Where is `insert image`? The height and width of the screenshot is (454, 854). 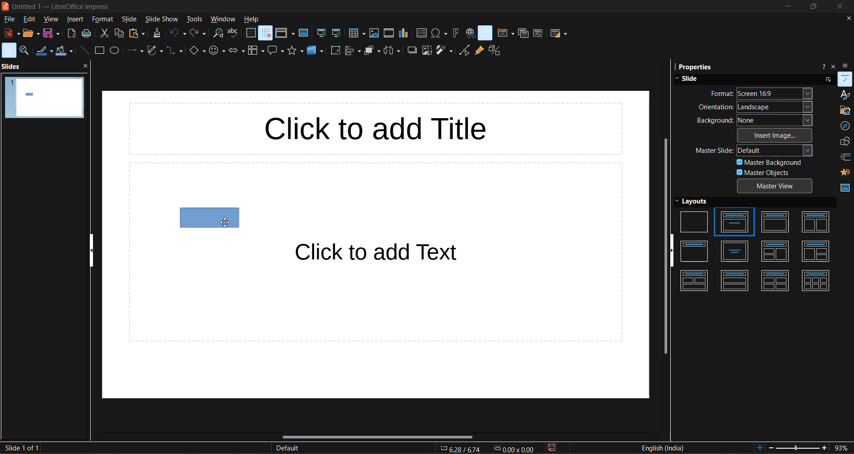 insert image is located at coordinates (771, 136).